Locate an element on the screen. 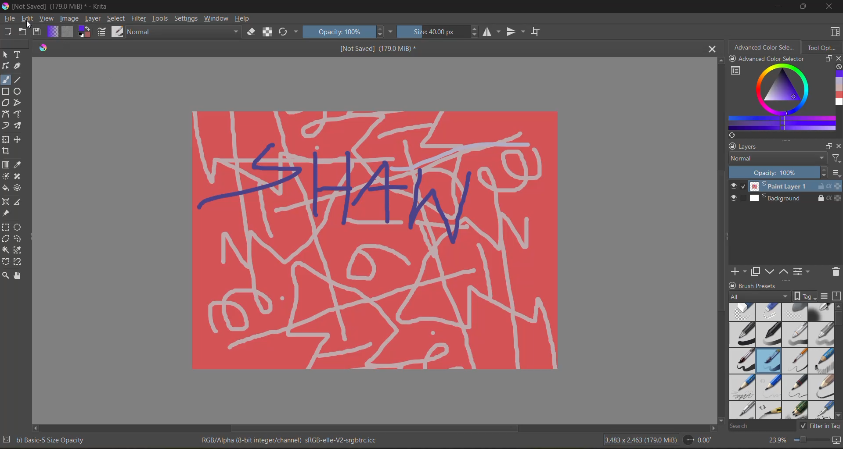 The image size is (843, 449). zoom tool is located at coordinates (7, 275).